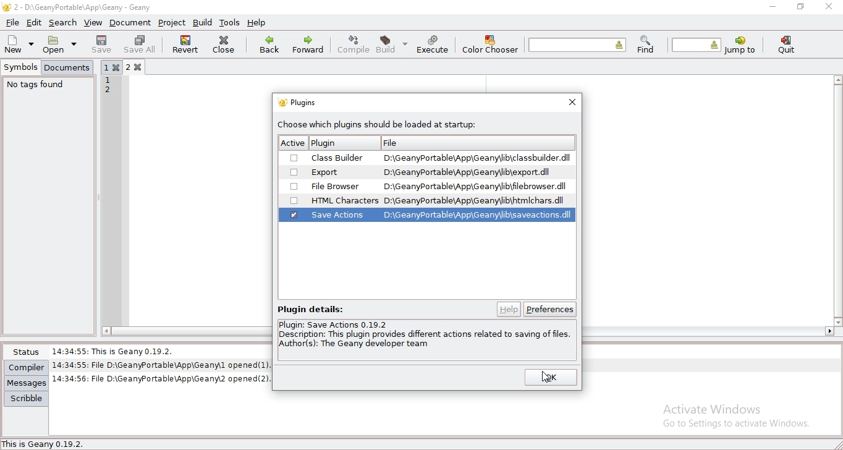  I want to click on jump to, so click(739, 46).